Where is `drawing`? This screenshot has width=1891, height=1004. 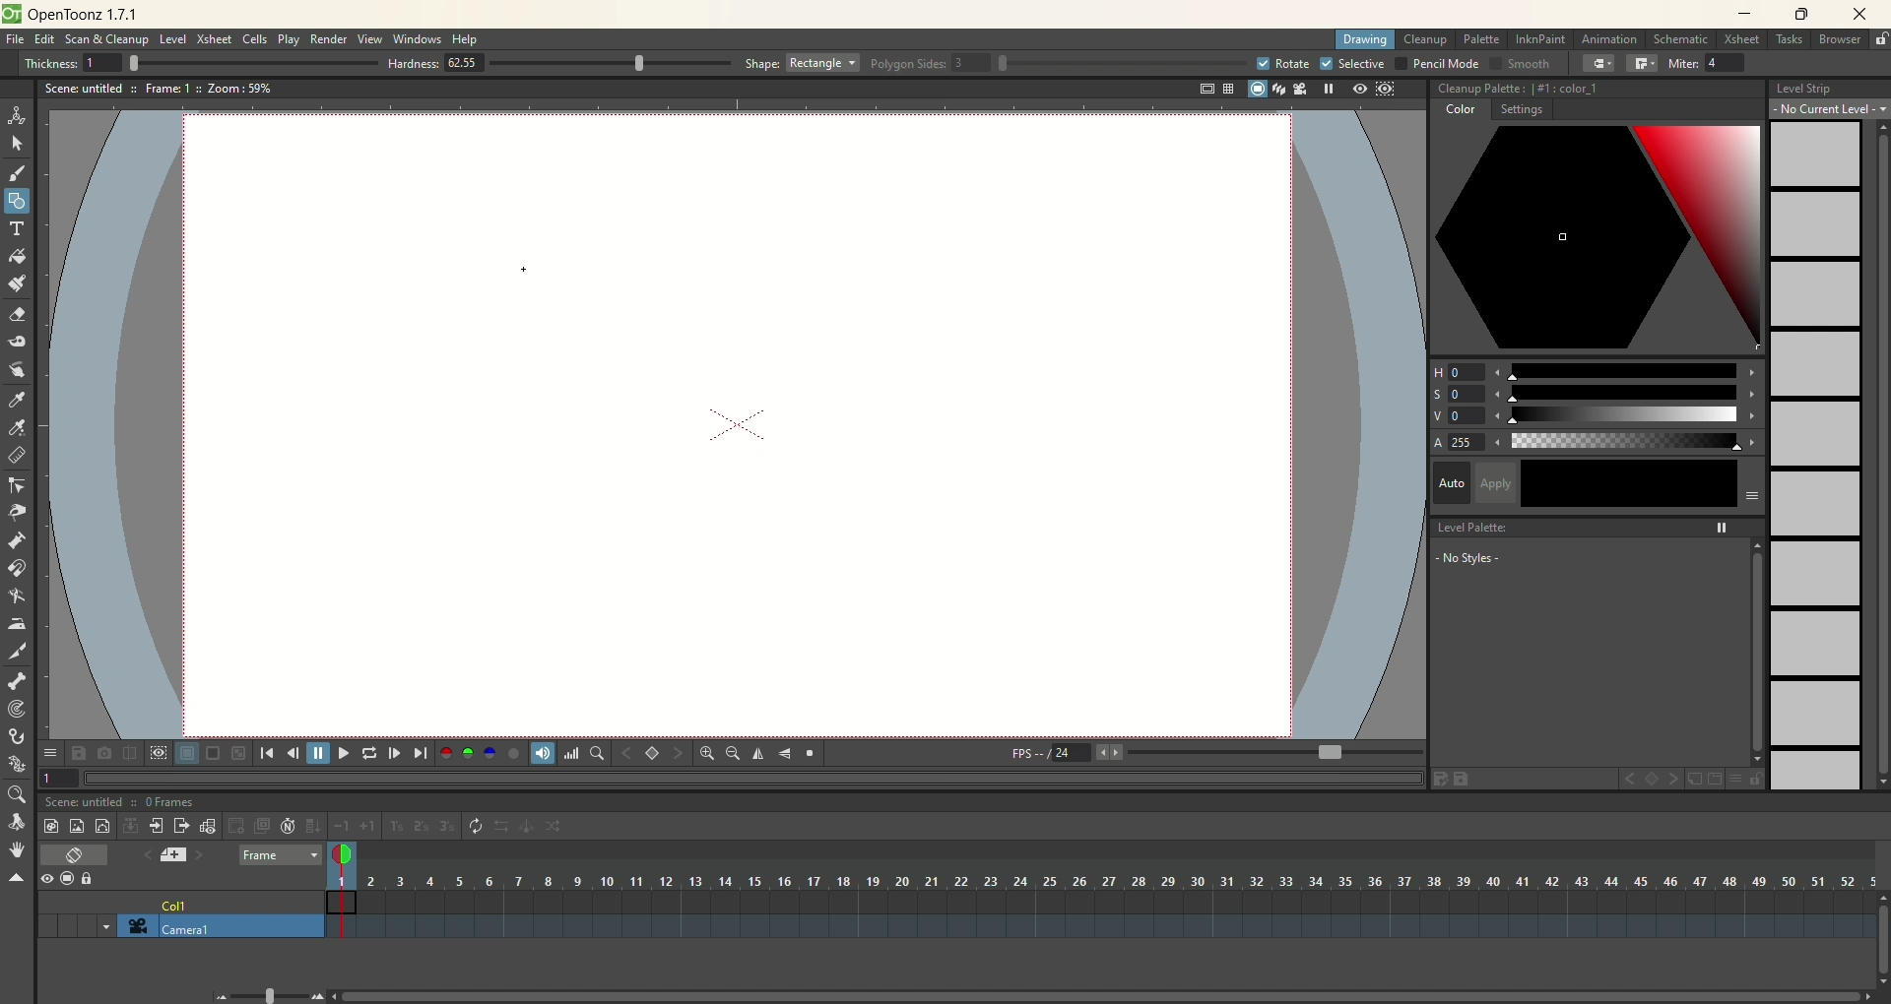 drawing is located at coordinates (1366, 40).